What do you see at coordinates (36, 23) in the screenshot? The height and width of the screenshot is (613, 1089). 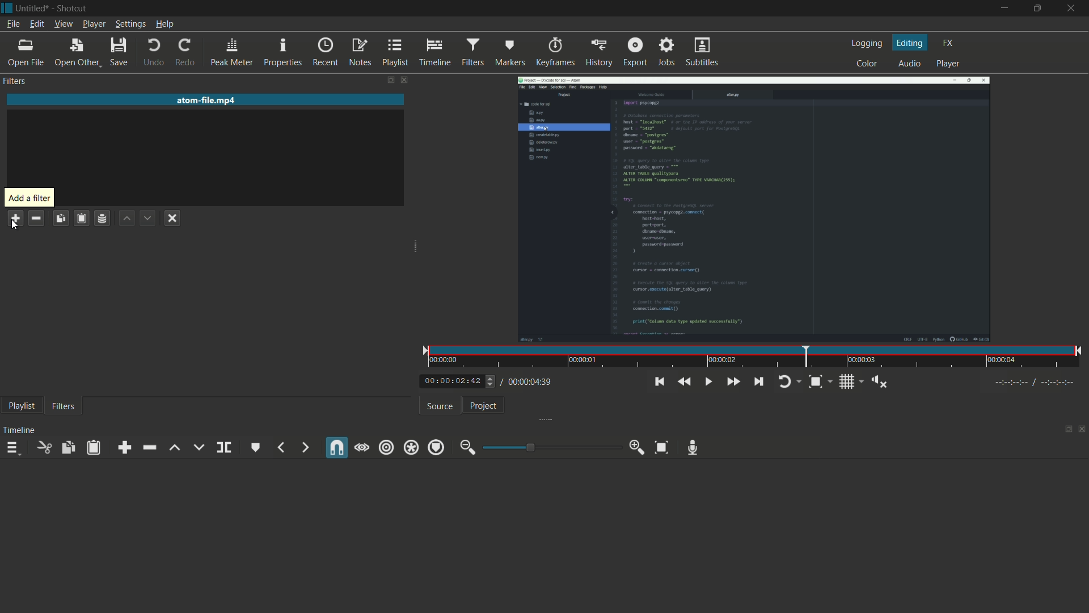 I see `edit menu` at bounding box center [36, 23].